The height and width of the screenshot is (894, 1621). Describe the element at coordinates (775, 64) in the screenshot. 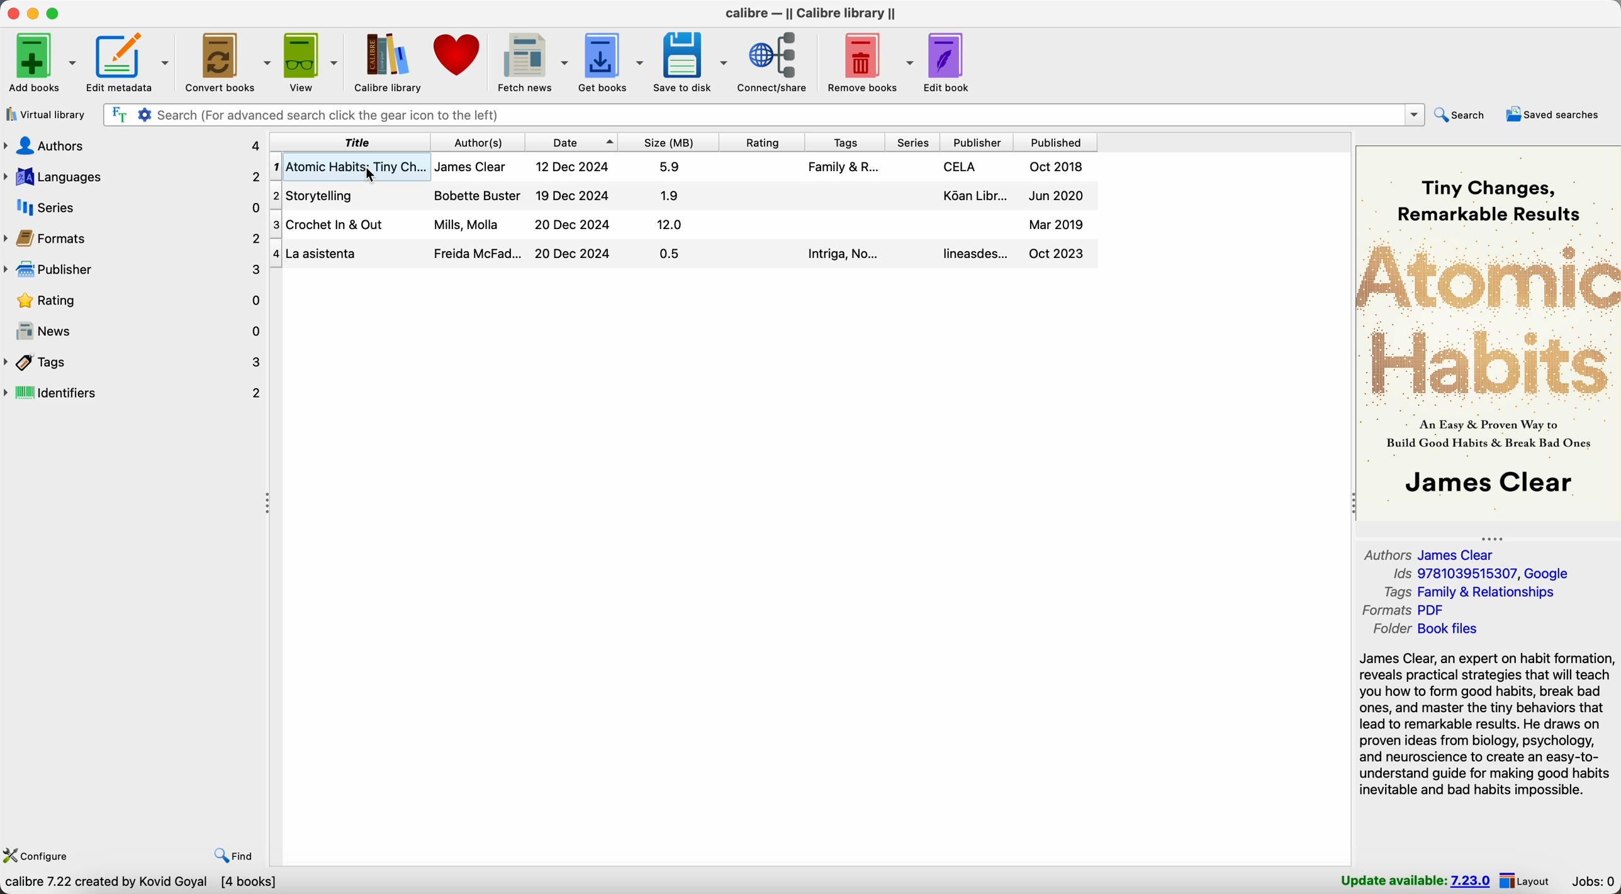

I see `connect/share` at that location.